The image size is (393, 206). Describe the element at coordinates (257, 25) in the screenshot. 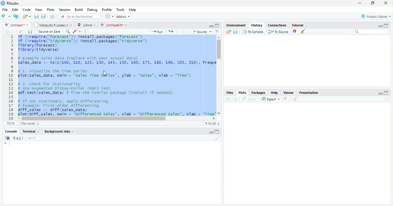

I see `History` at that location.